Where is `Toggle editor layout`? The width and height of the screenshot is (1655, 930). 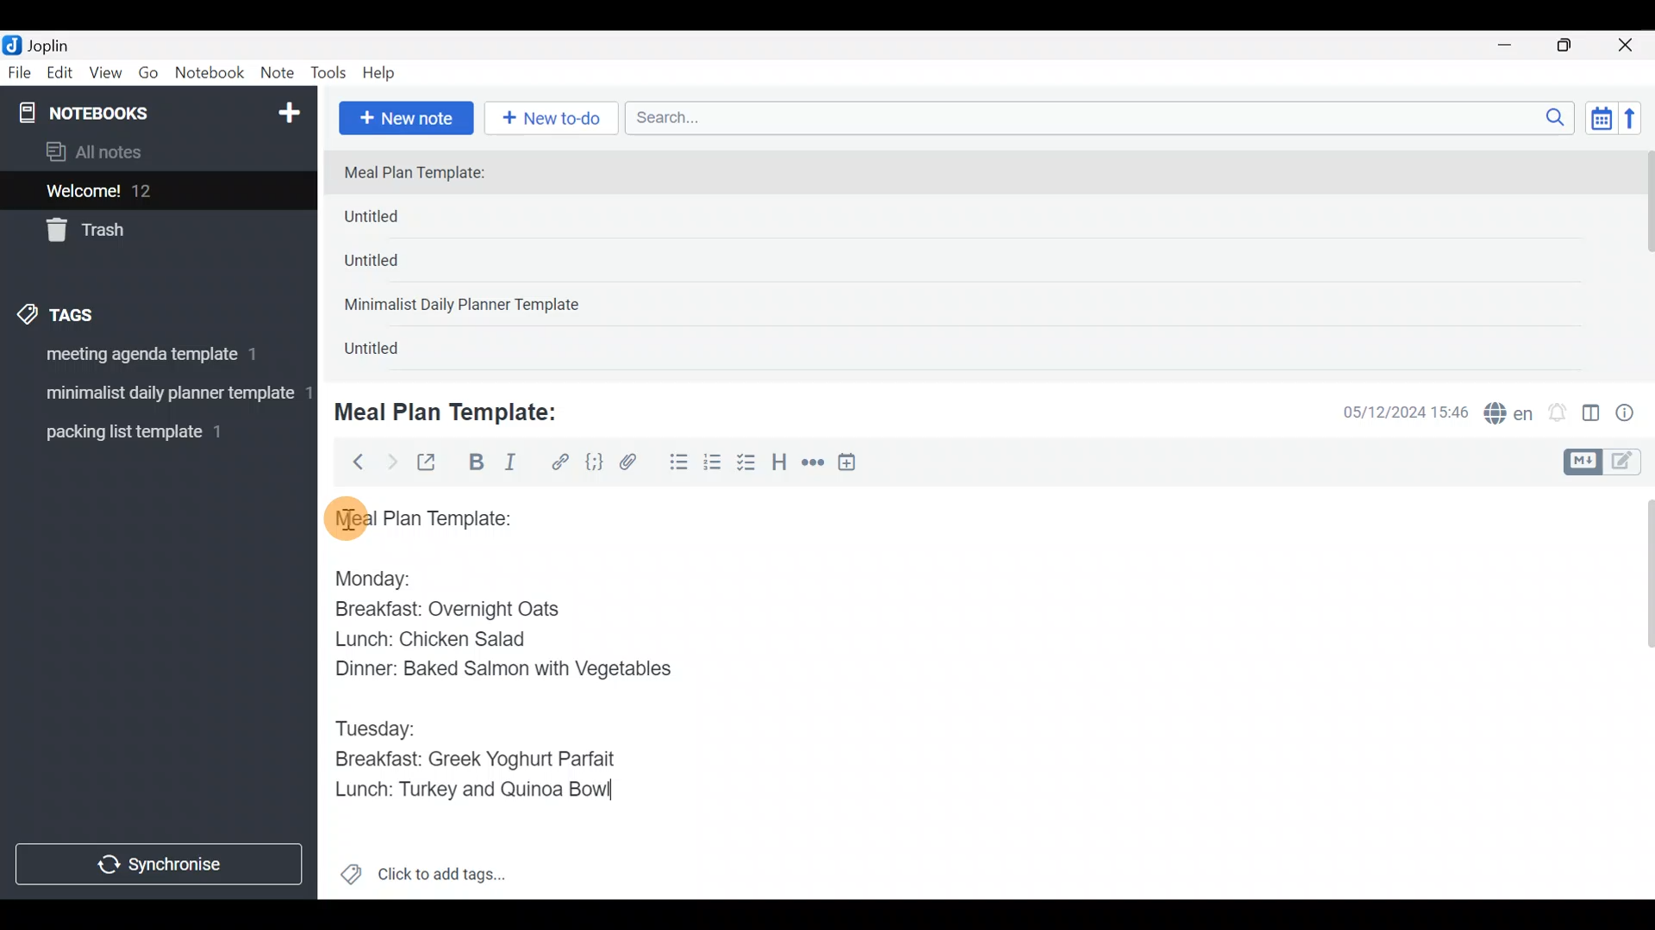 Toggle editor layout is located at coordinates (1592, 415).